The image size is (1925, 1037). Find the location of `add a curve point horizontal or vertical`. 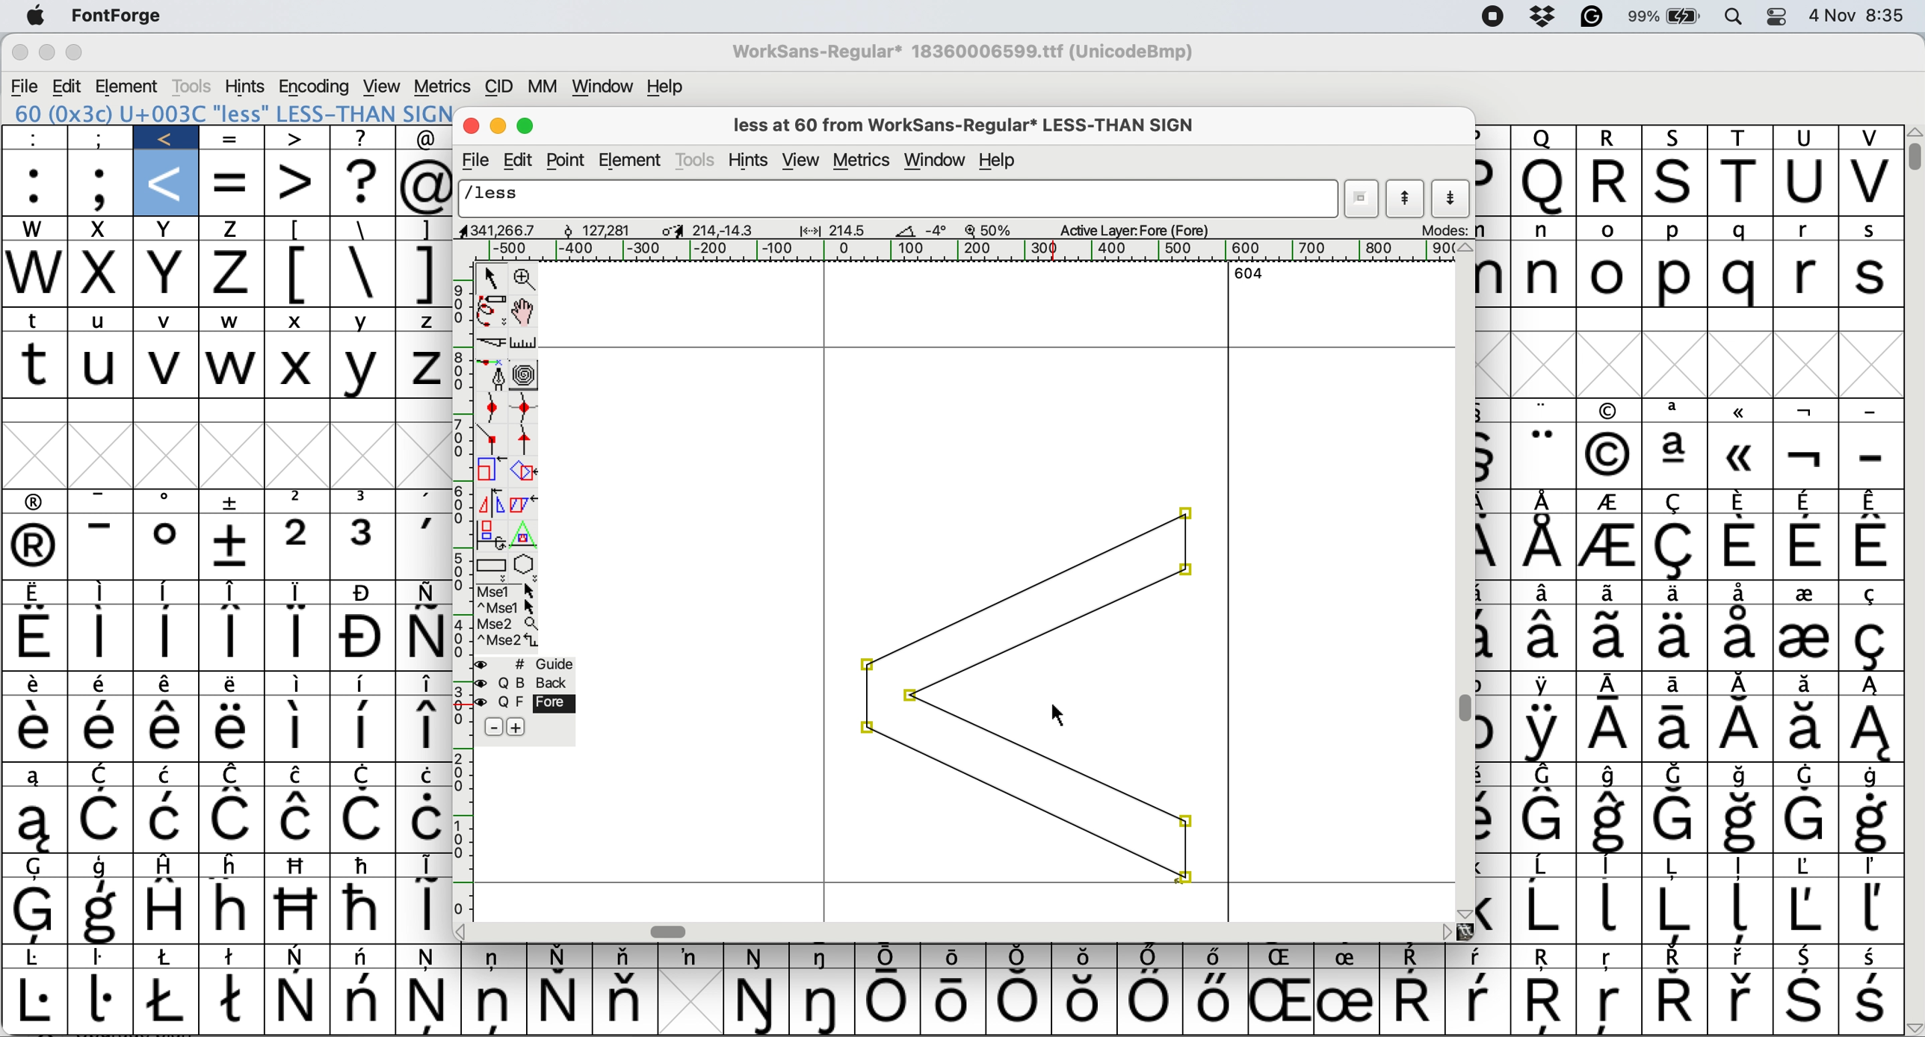

add a curve point horizontal or vertical is located at coordinates (526, 406).